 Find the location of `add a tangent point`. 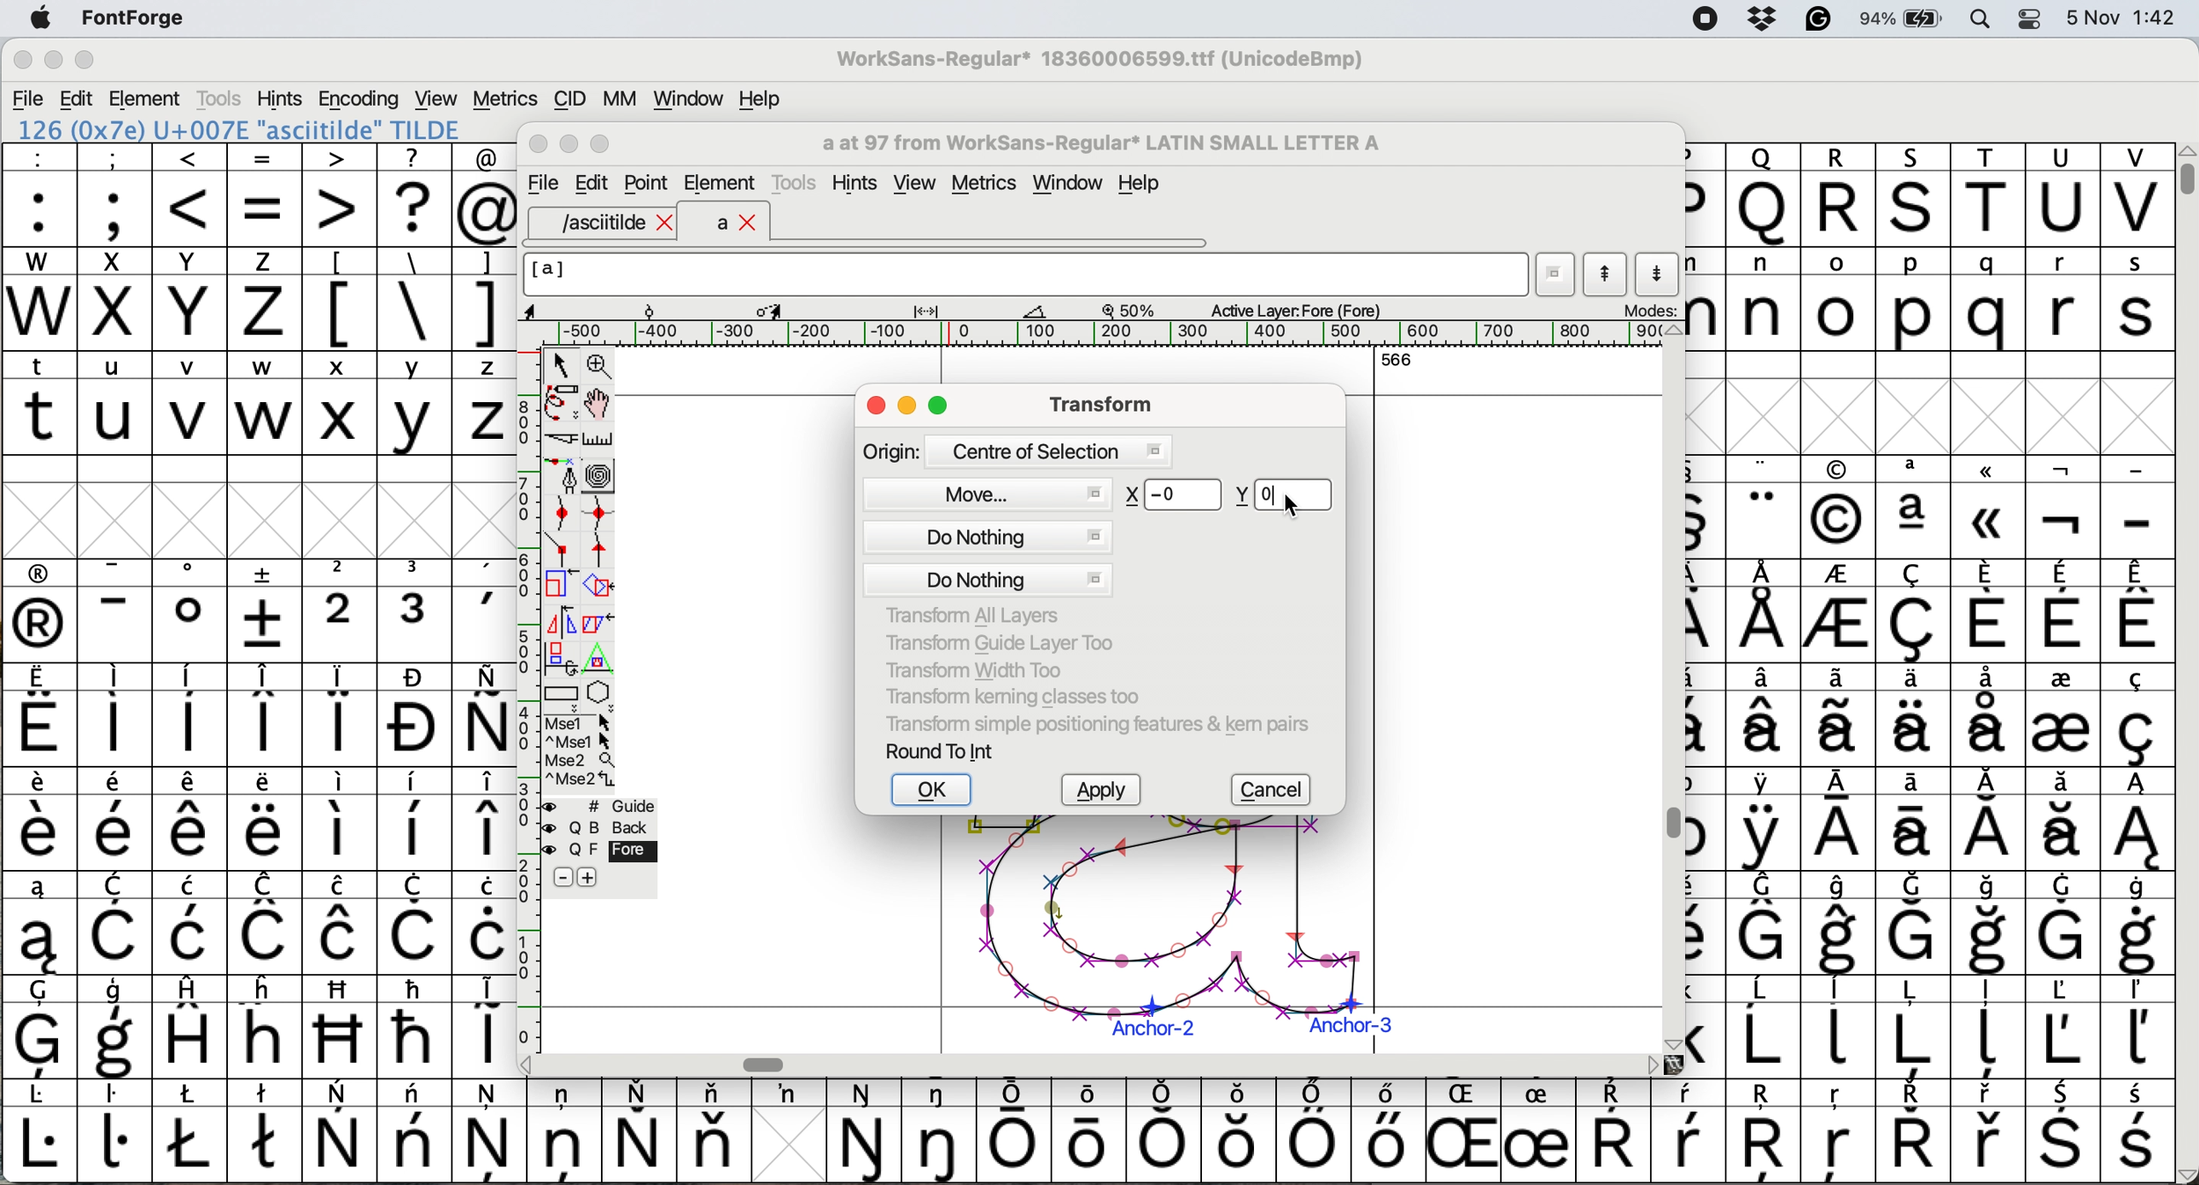

add a tangent point is located at coordinates (603, 549).